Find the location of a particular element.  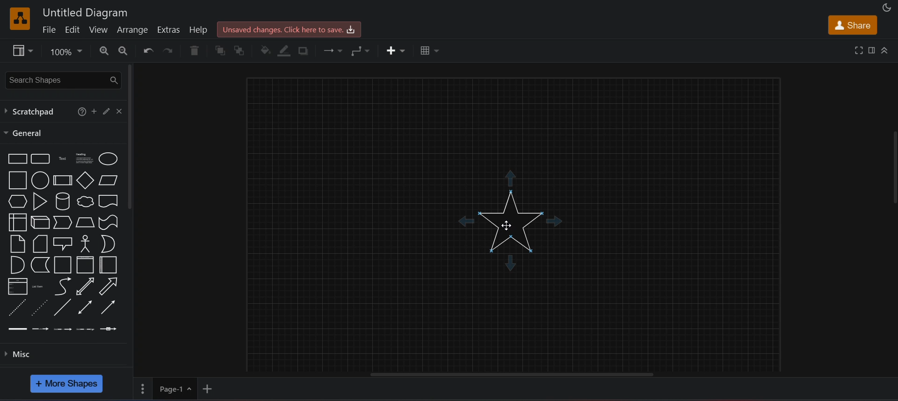

undo is located at coordinates (145, 50).